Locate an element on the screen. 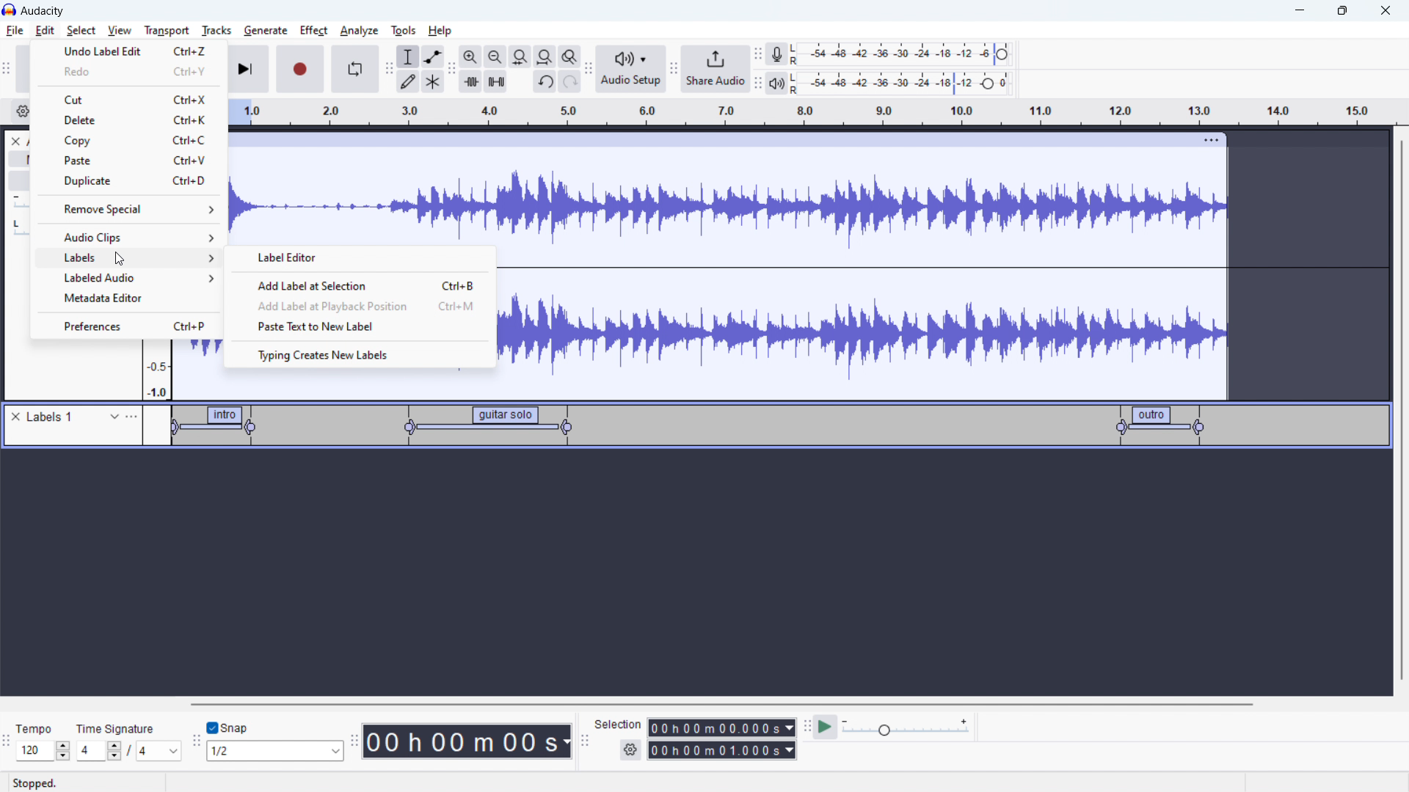  recording meter is located at coordinates (777, 54).